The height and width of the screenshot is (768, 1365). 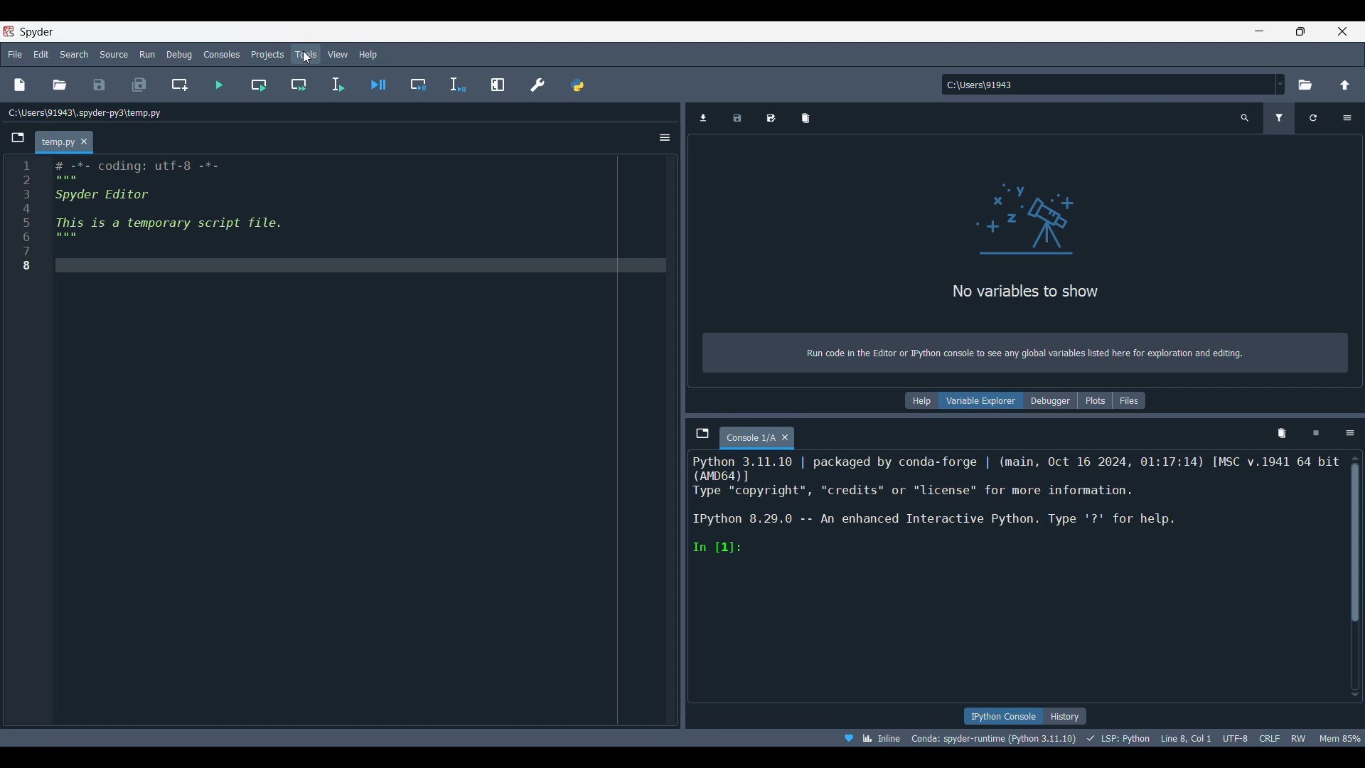 What do you see at coordinates (702, 434) in the screenshot?
I see `Browse tabs` at bounding box center [702, 434].